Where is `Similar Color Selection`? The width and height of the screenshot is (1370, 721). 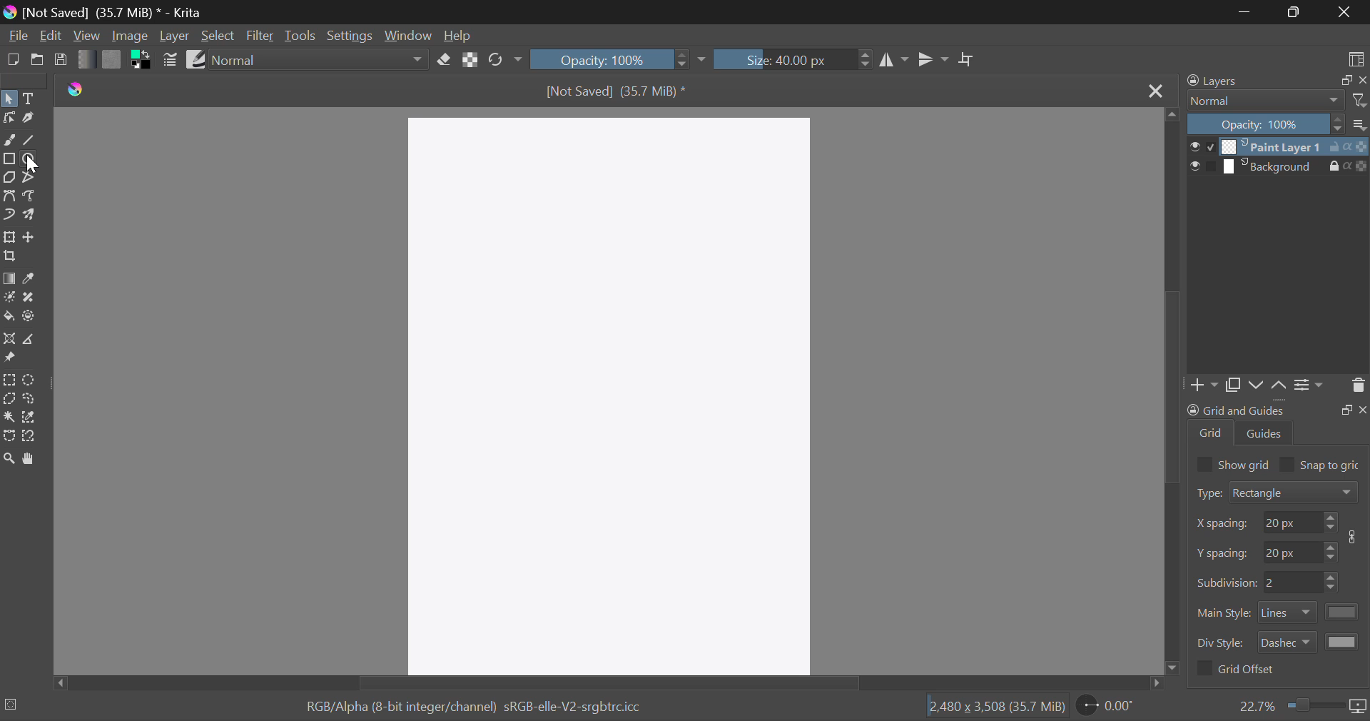
Similar Color Selection is located at coordinates (29, 418).